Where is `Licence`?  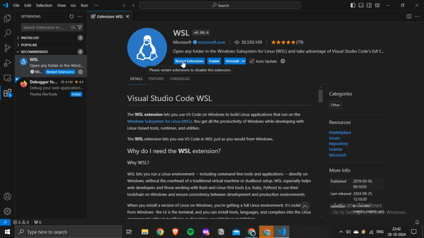
Licence is located at coordinates (336, 150).